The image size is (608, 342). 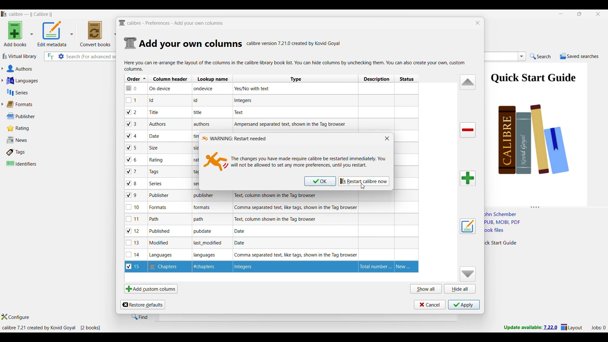 What do you see at coordinates (133, 243) in the screenshot?
I see `checkbox - 13` at bounding box center [133, 243].